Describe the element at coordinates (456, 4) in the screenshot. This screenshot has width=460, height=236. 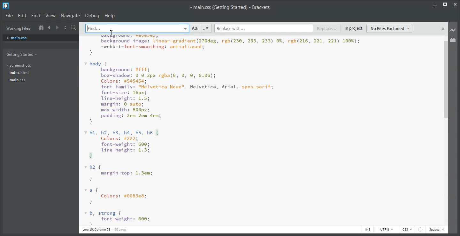
I see `Close` at that location.